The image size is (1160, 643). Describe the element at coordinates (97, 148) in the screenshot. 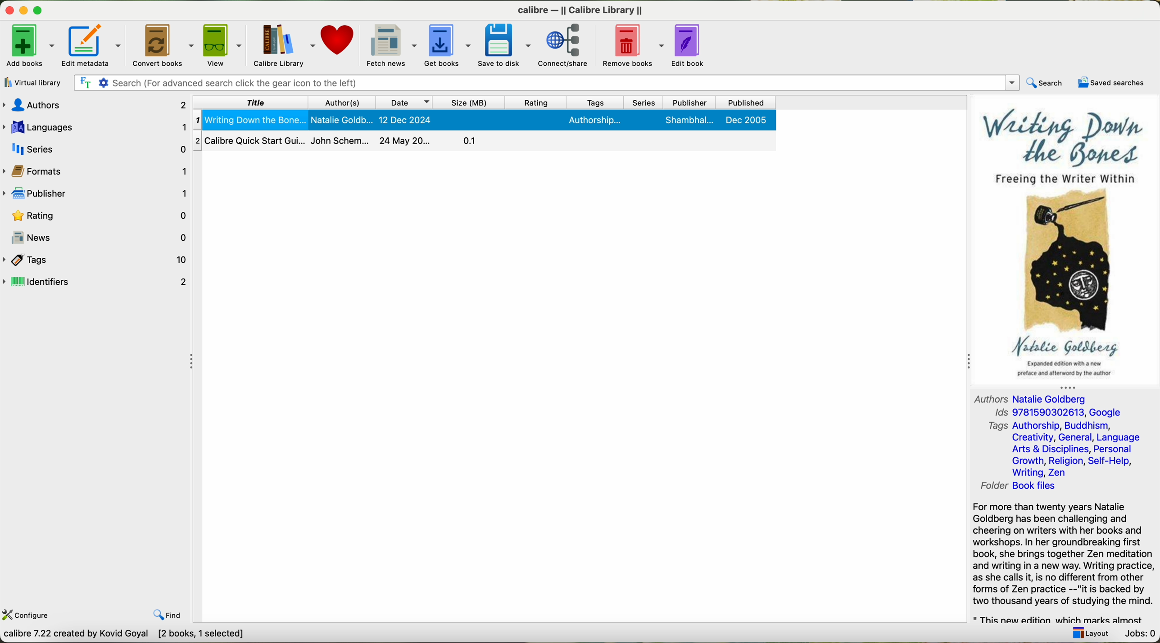

I see `series` at that location.